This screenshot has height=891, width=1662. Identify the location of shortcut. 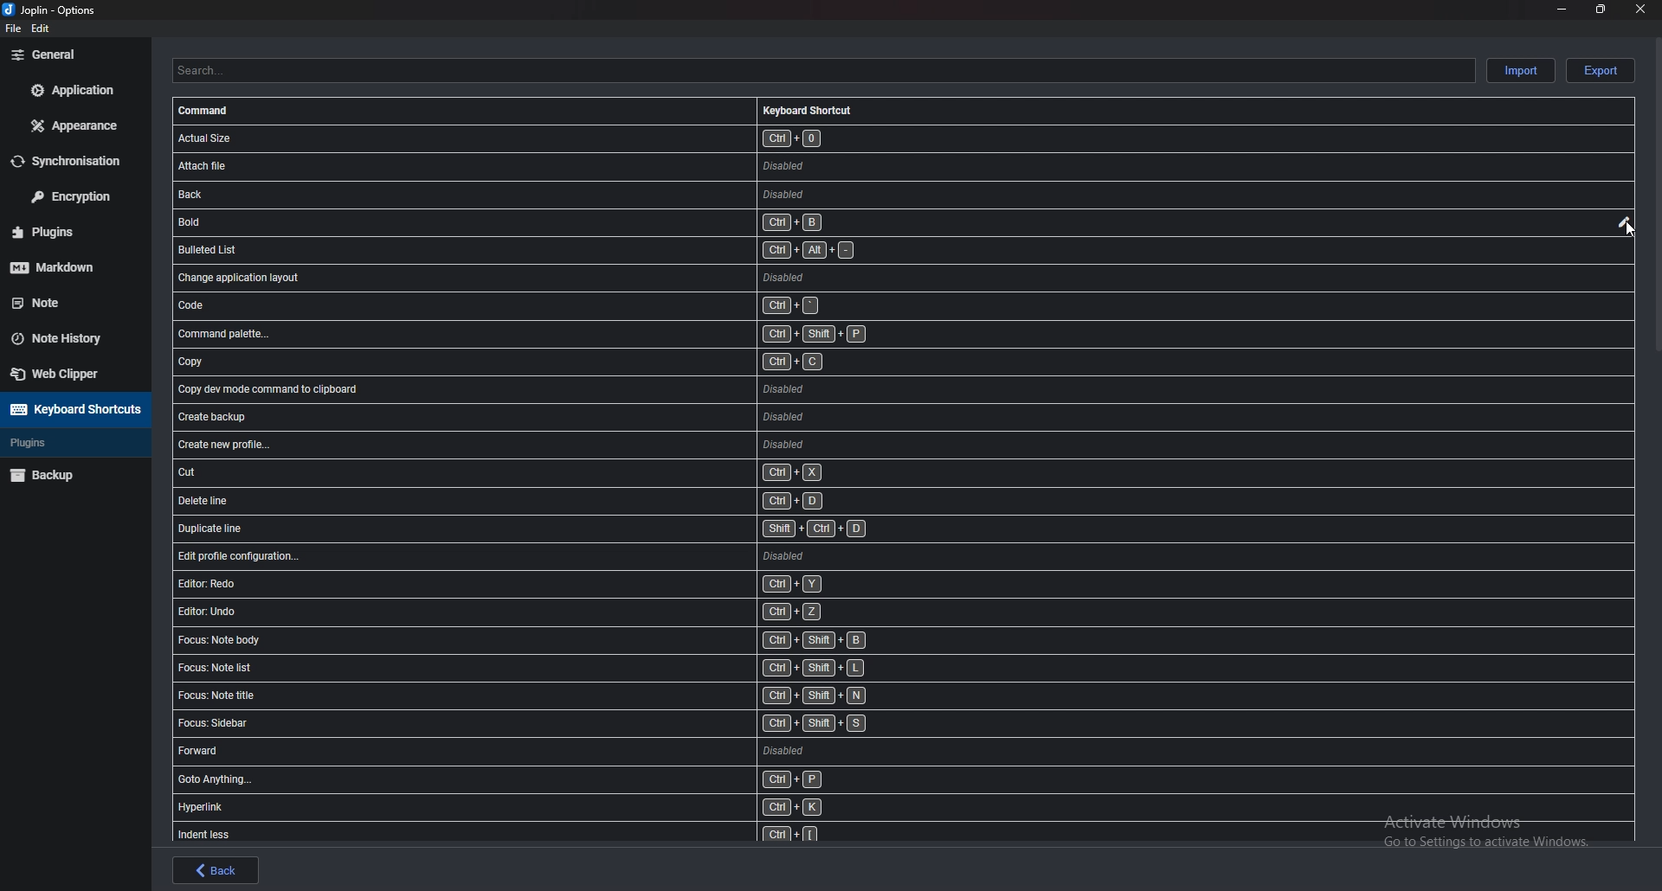
(519, 168).